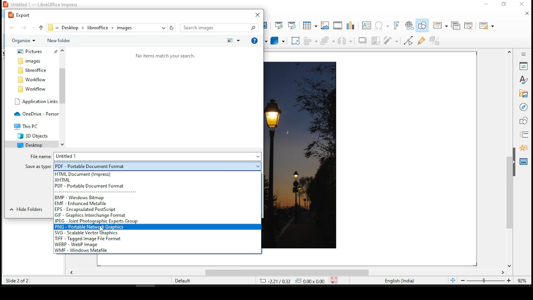 Image resolution: width=533 pixels, height=300 pixels. I want to click on folder, so click(28, 126).